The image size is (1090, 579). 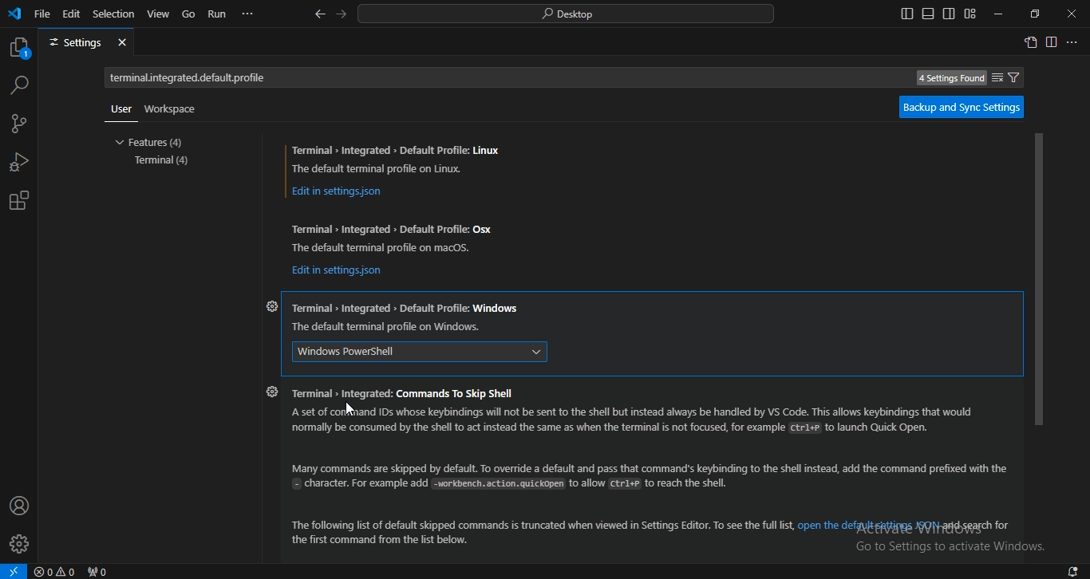 What do you see at coordinates (953, 78) in the screenshot?
I see `4 Settings Found` at bounding box center [953, 78].